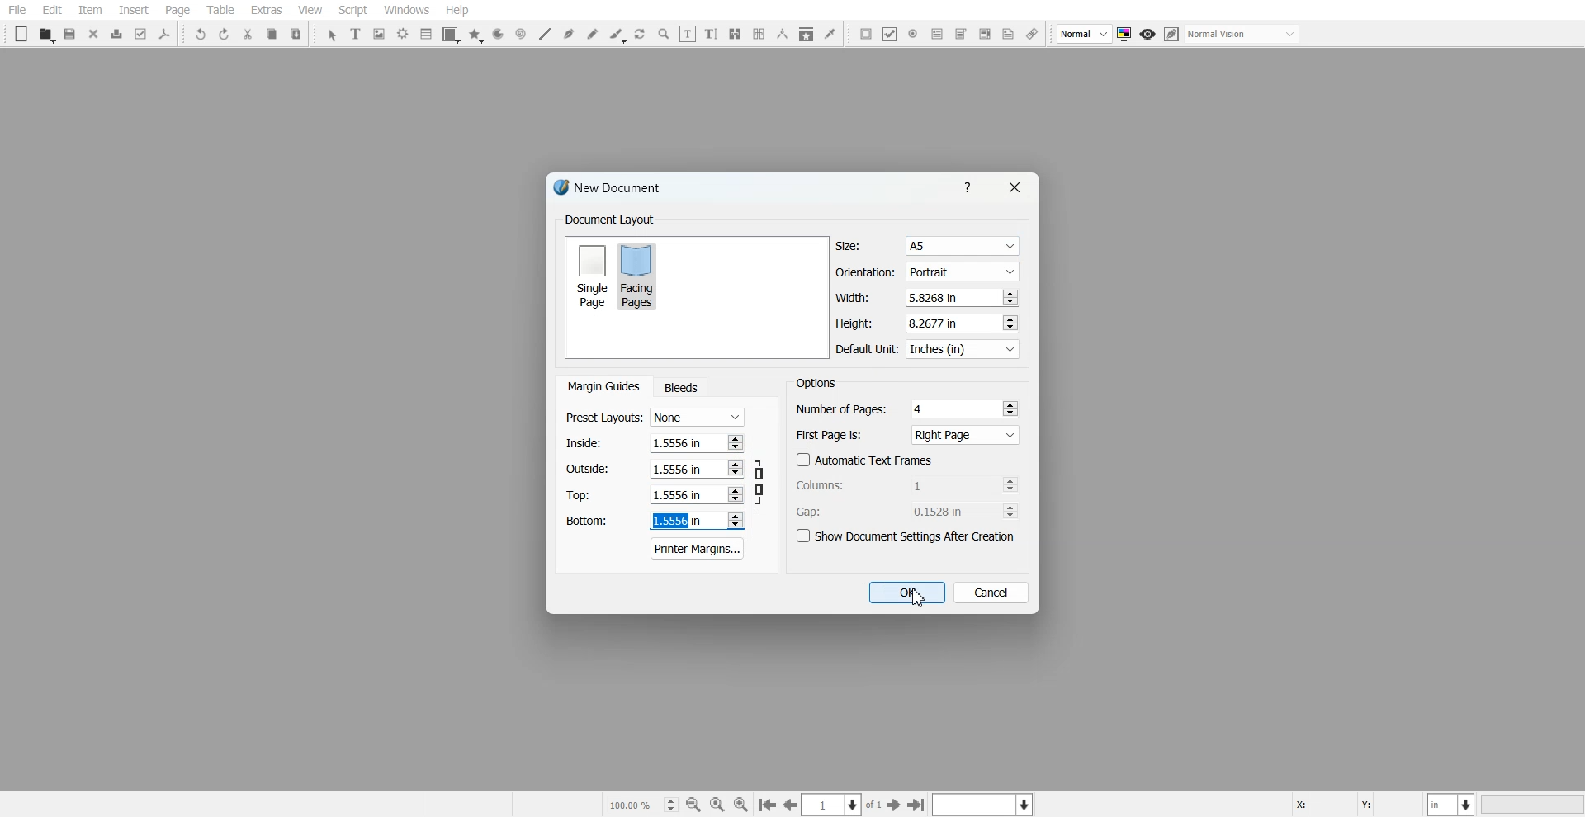  Describe the element at coordinates (688, 33) in the screenshot. I see `Edit contents of frame` at that location.